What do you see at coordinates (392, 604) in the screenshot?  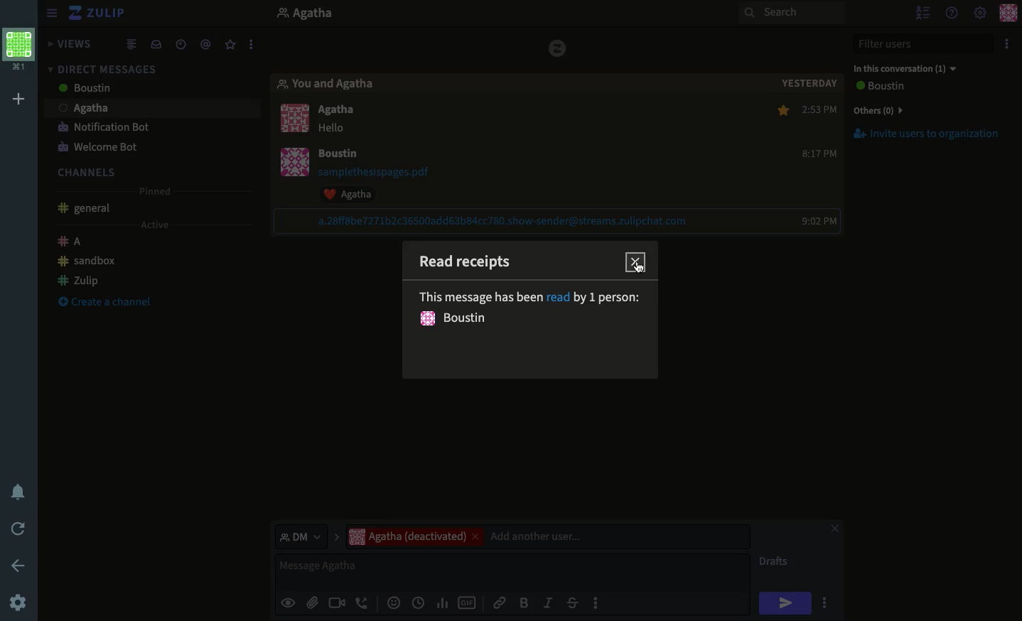 I see `Reaction` at bounding box center [392, 604].